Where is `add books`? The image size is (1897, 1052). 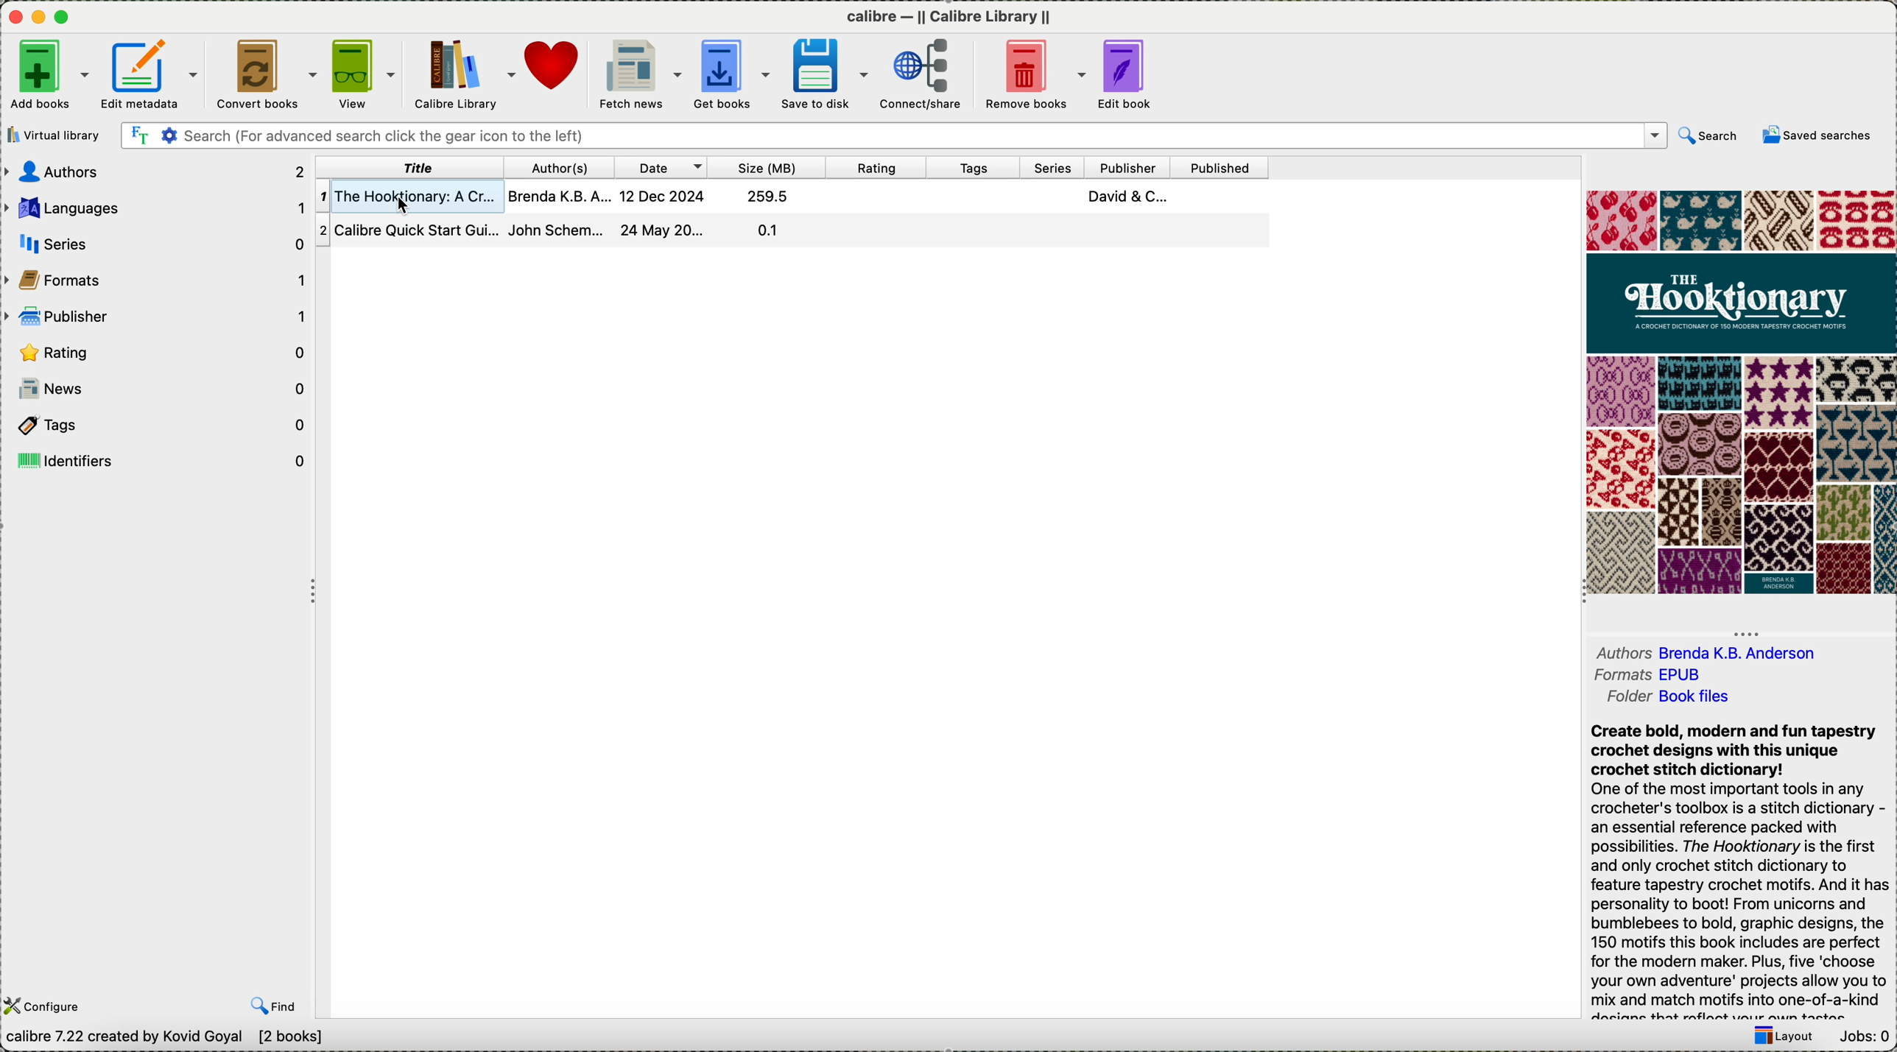 add books is located at coordinates (49, 74).